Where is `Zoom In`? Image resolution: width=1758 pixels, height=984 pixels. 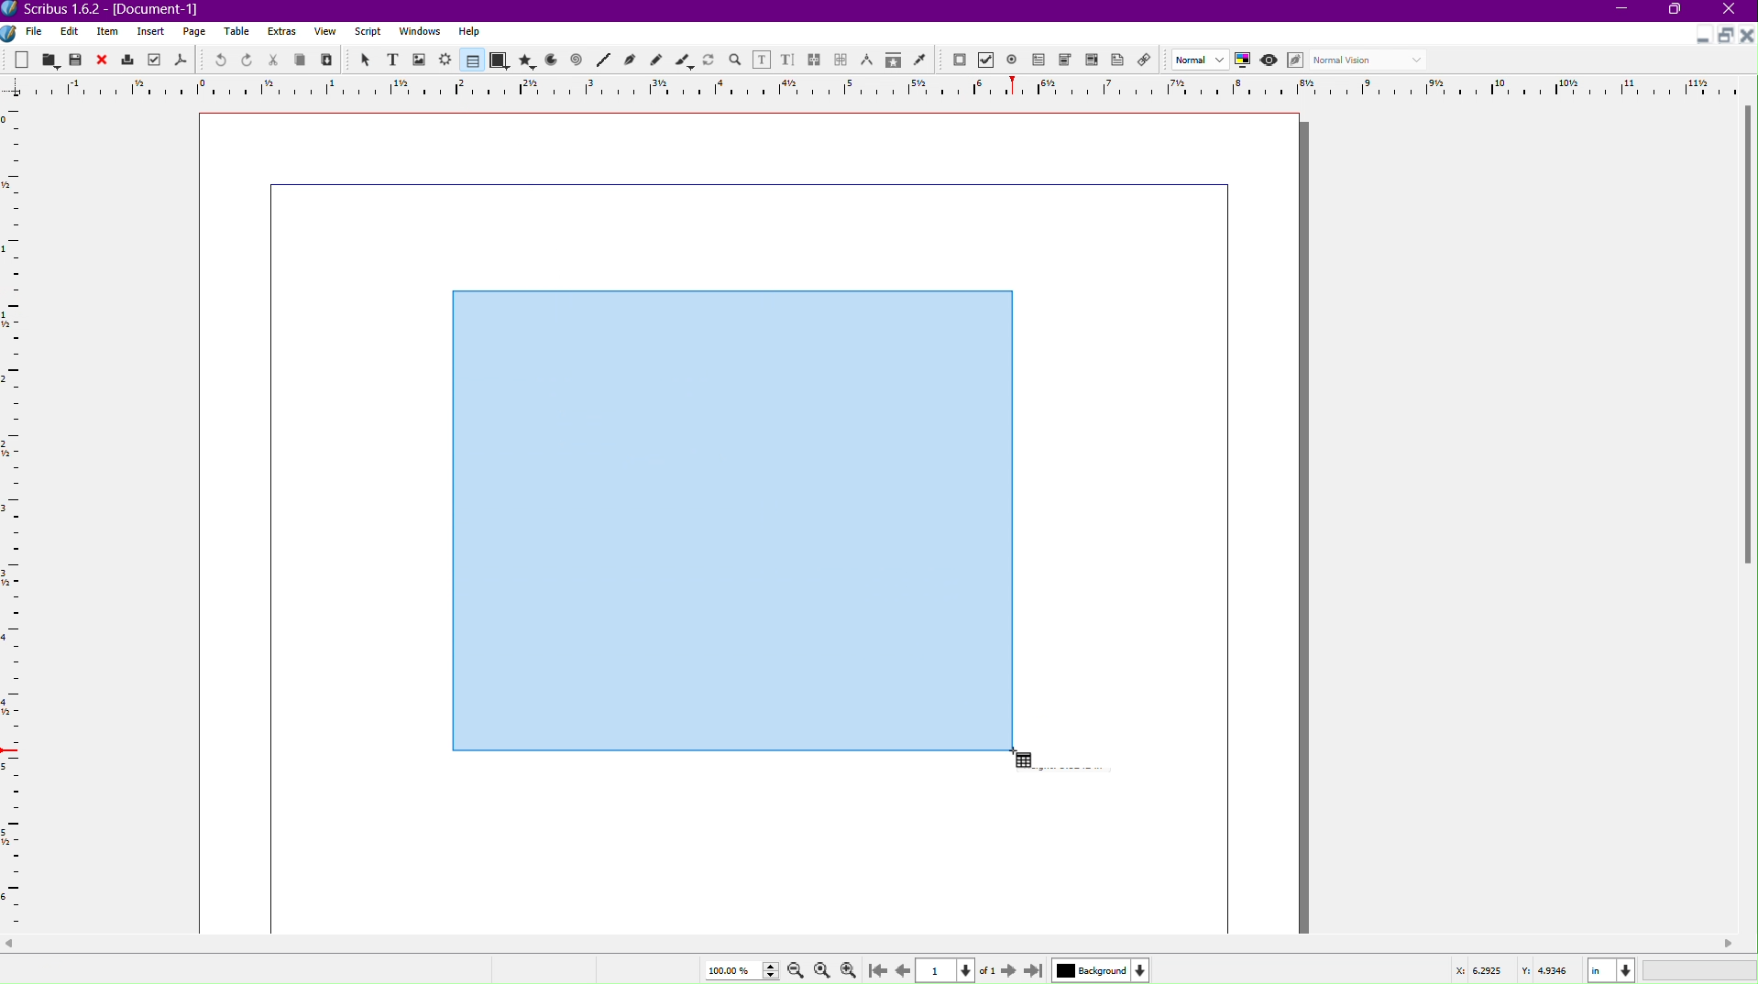 Zoom In is located at coordinates (852, 969).